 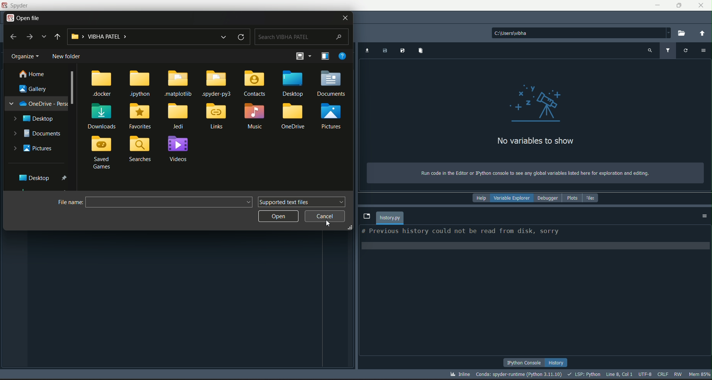 What do you see at coordinates (29, 37) in the screenshot?
I see `forward` at bounding box center [29, 37].